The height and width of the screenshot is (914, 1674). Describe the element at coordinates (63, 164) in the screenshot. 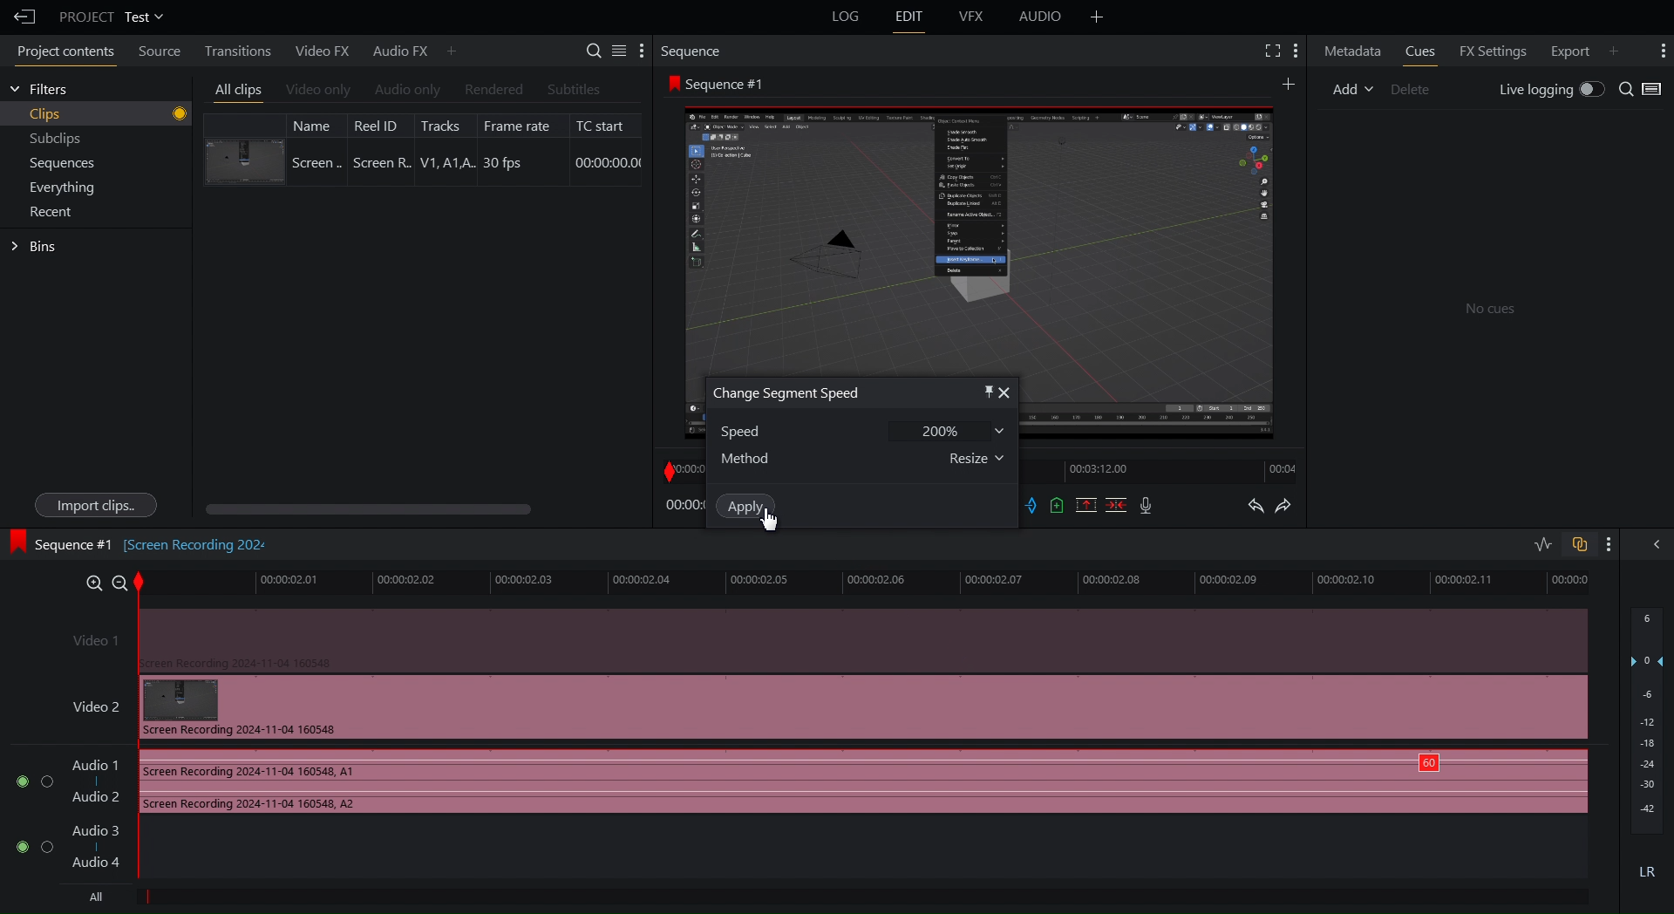

I see `Sequences` at that location.